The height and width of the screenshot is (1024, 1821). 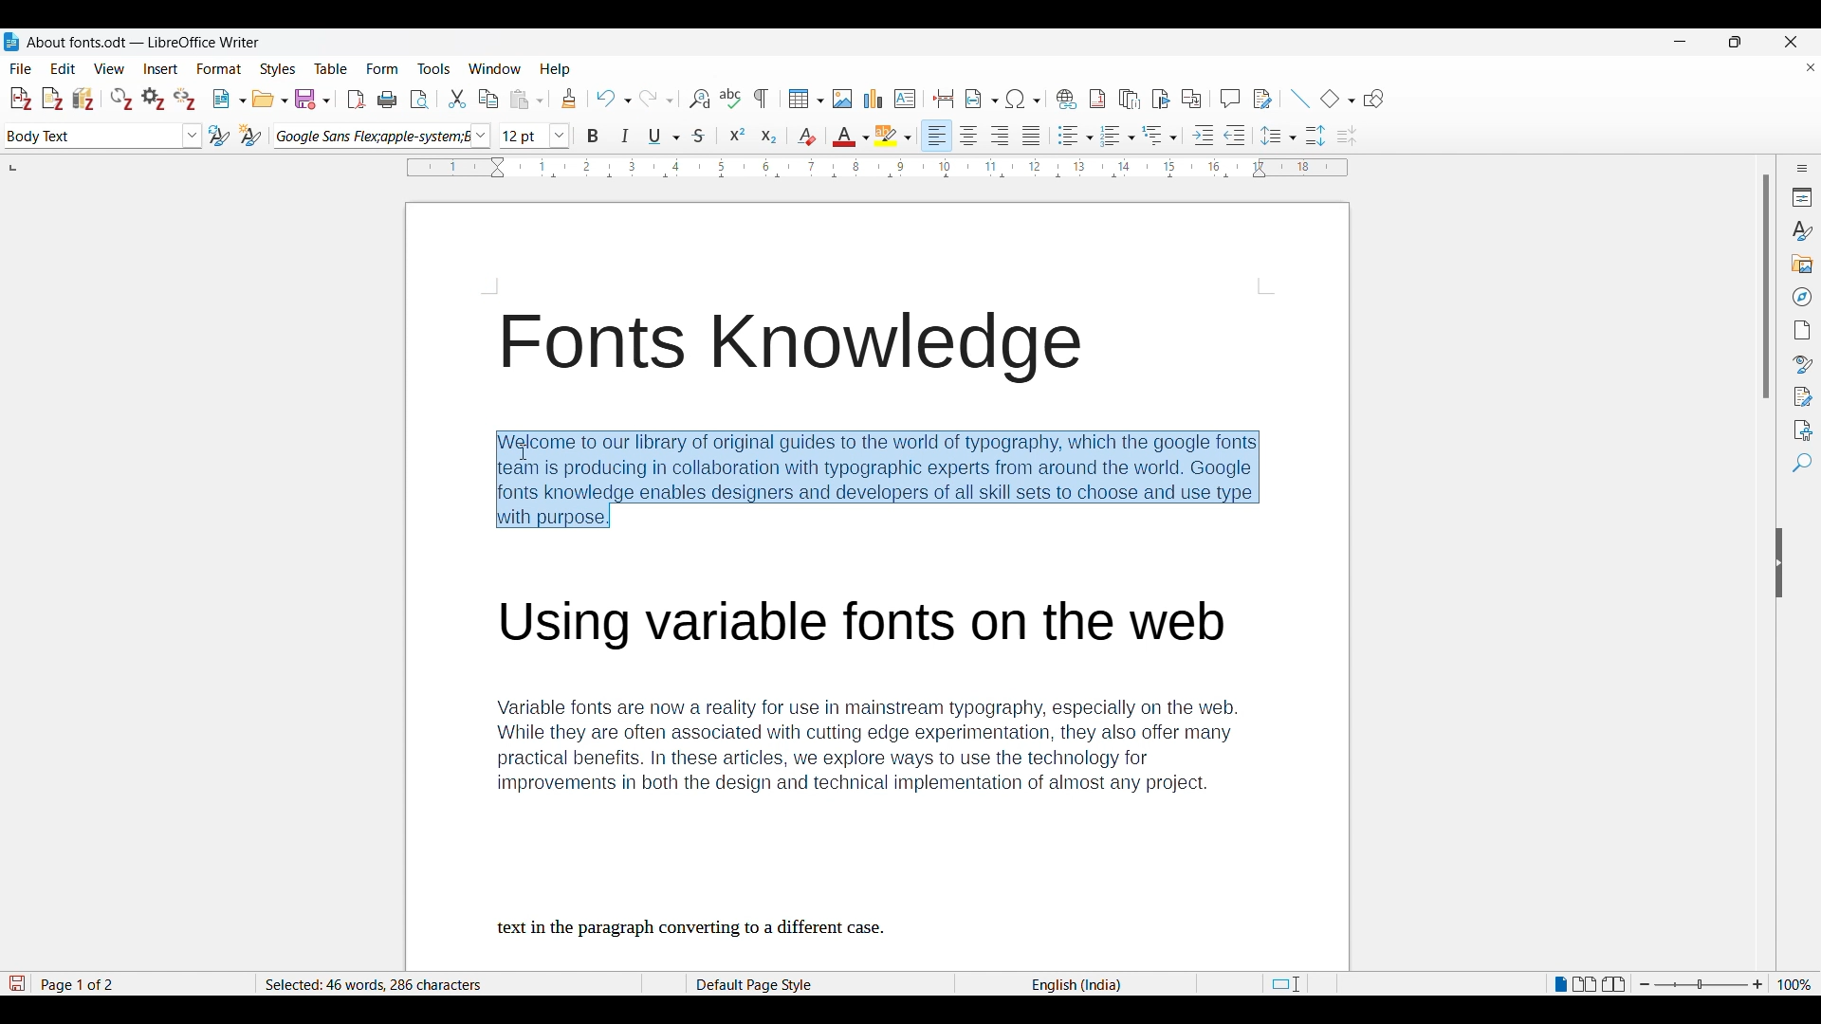 What do you see at coordinates (104, 136) in the screenshot?
I see `Paragraph style options` at bounding box center [104, 136].